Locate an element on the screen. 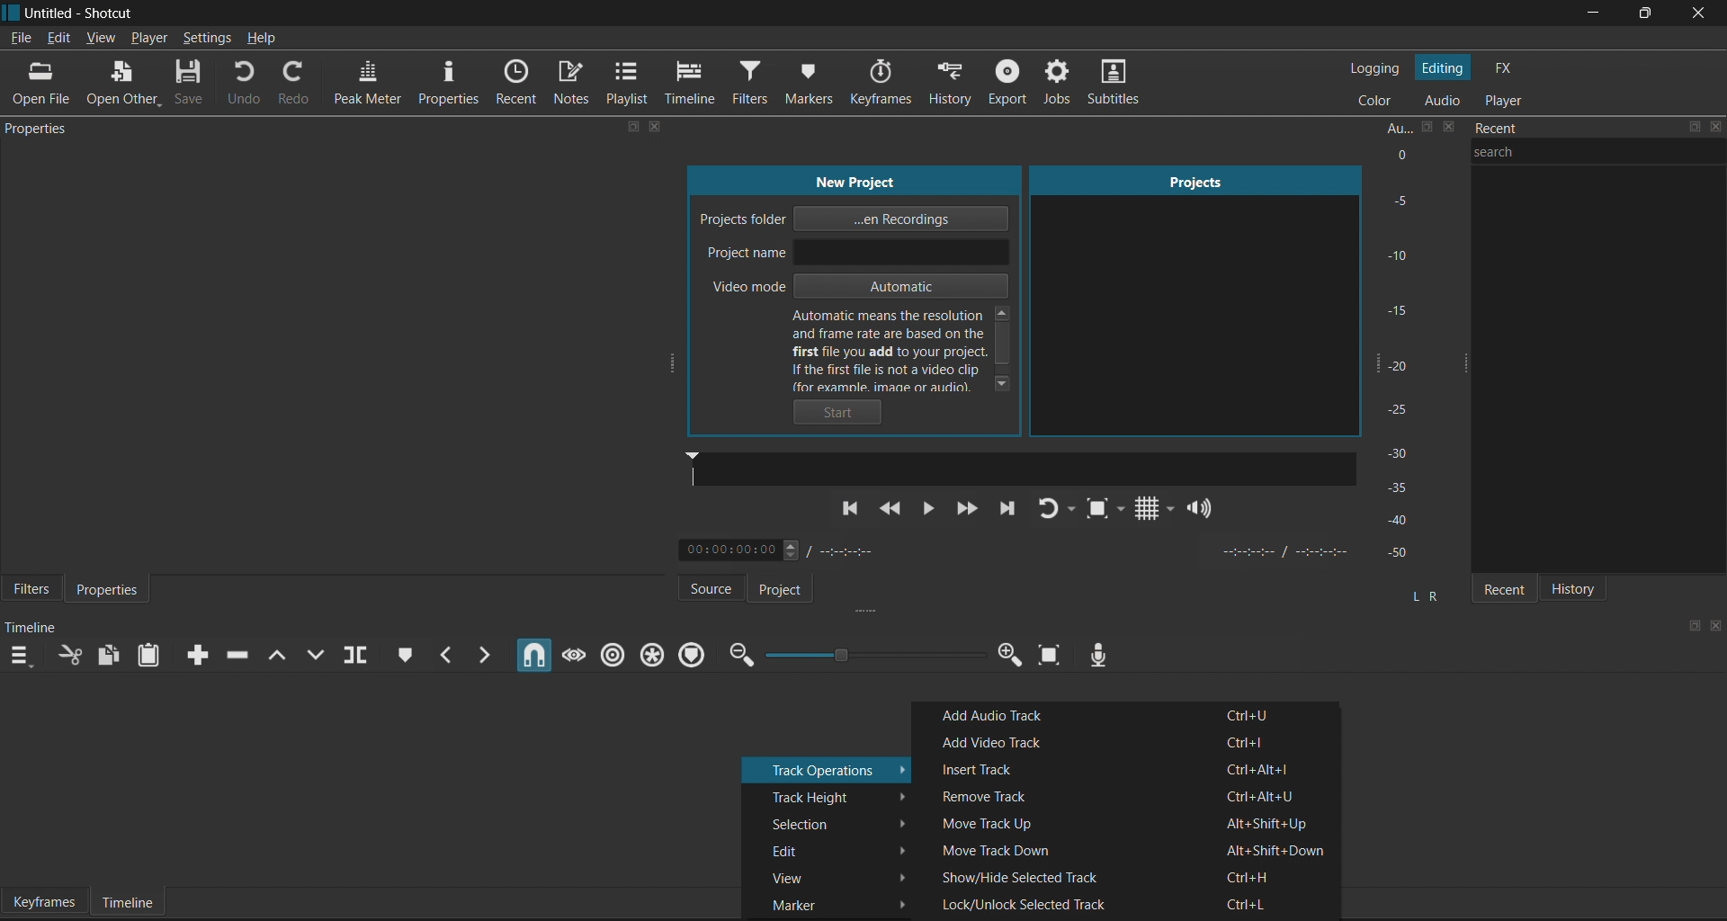 The width and height of the screenshot is (1727, 921). Player is located at coordinates (148, 37).